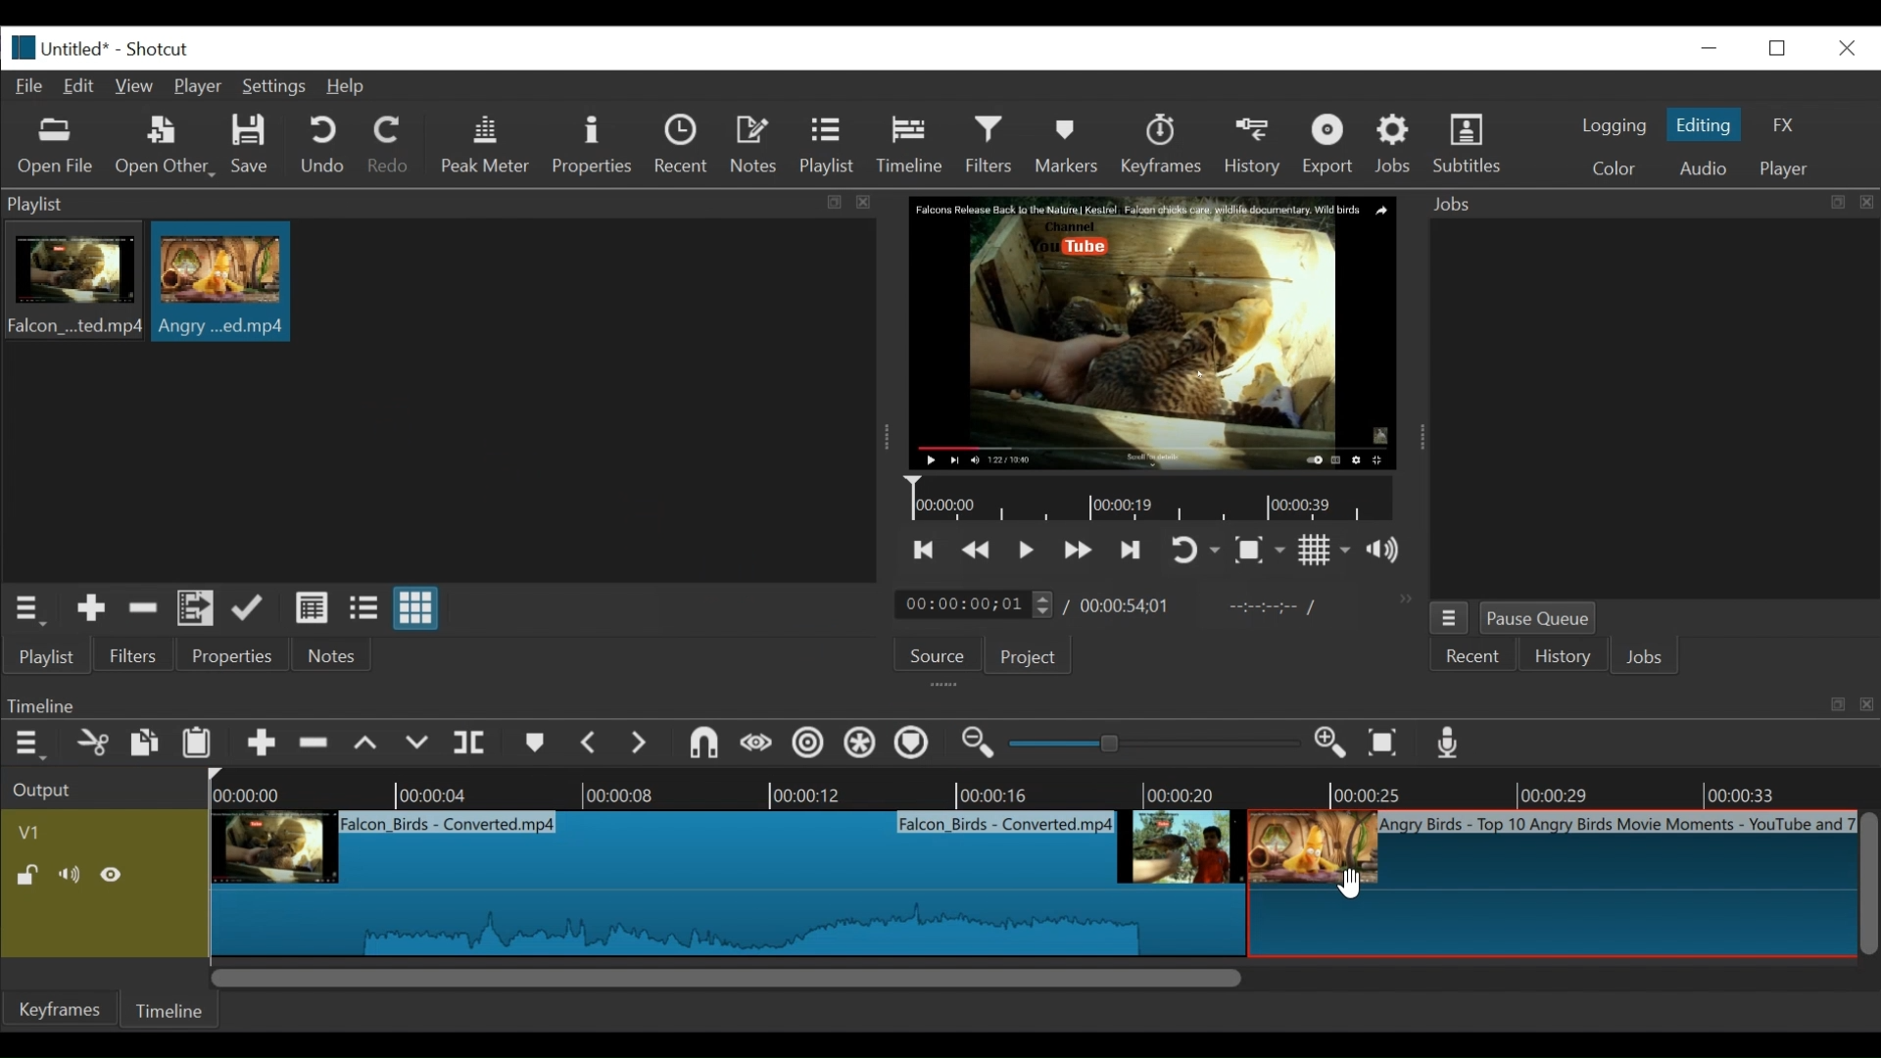  What do you see at coordinates (1449, 615) in the screenshot?
I see `jobs menu` at bounding box center [1449, 615].